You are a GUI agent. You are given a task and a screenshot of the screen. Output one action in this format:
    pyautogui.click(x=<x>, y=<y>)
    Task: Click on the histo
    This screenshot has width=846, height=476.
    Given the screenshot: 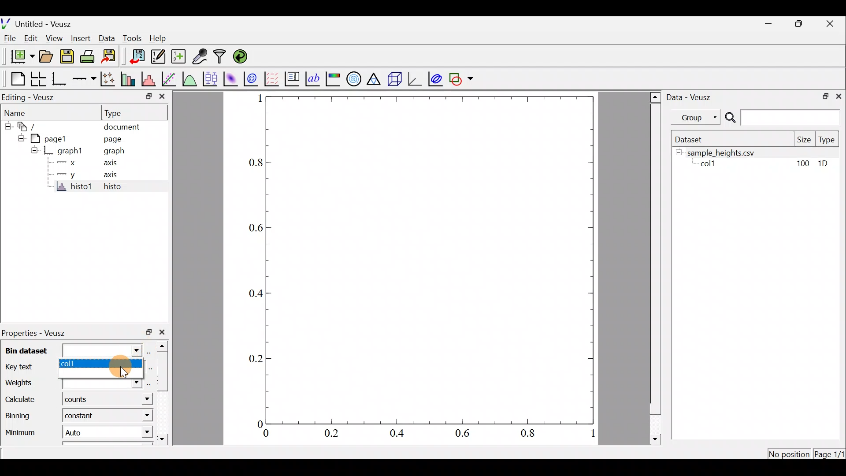 What is the action you would take?
    pyautogui.click(x=120, y=187)
    